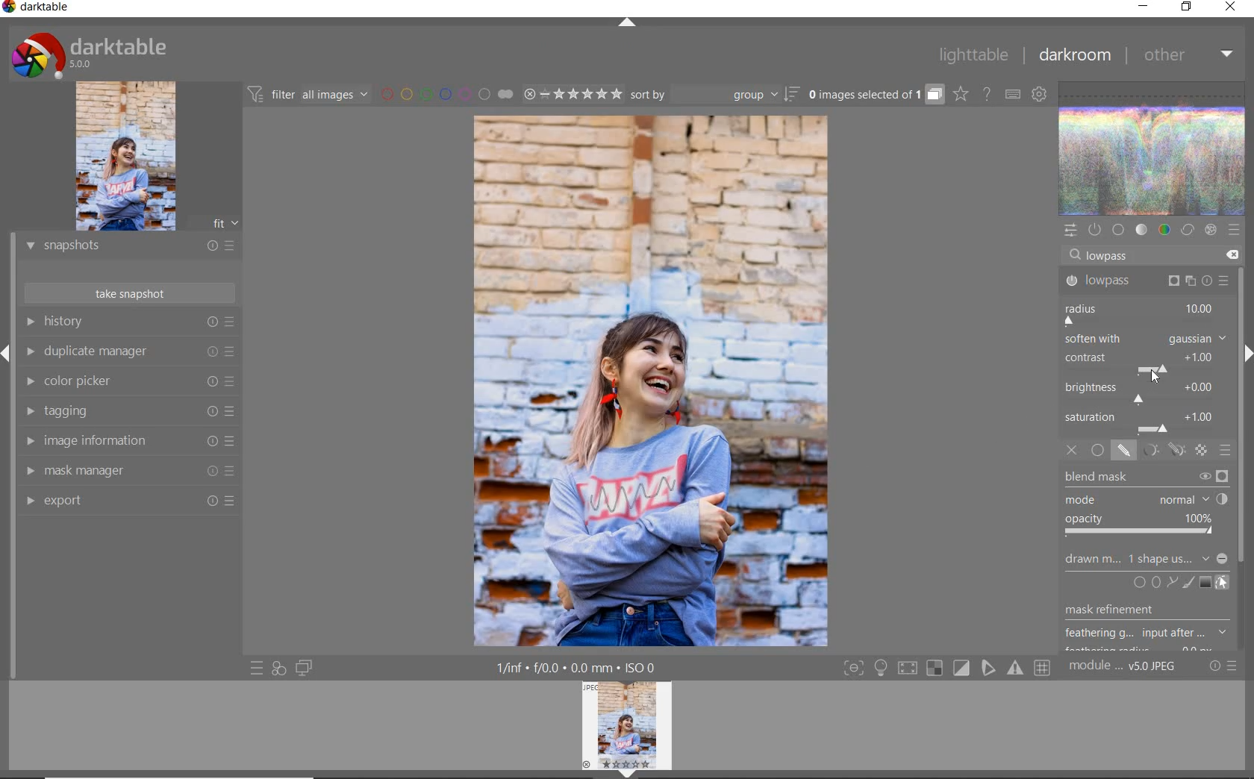 This screenshot has height=779, width=1254. I want to click on show & edit mask elements, so click(1223, 584).